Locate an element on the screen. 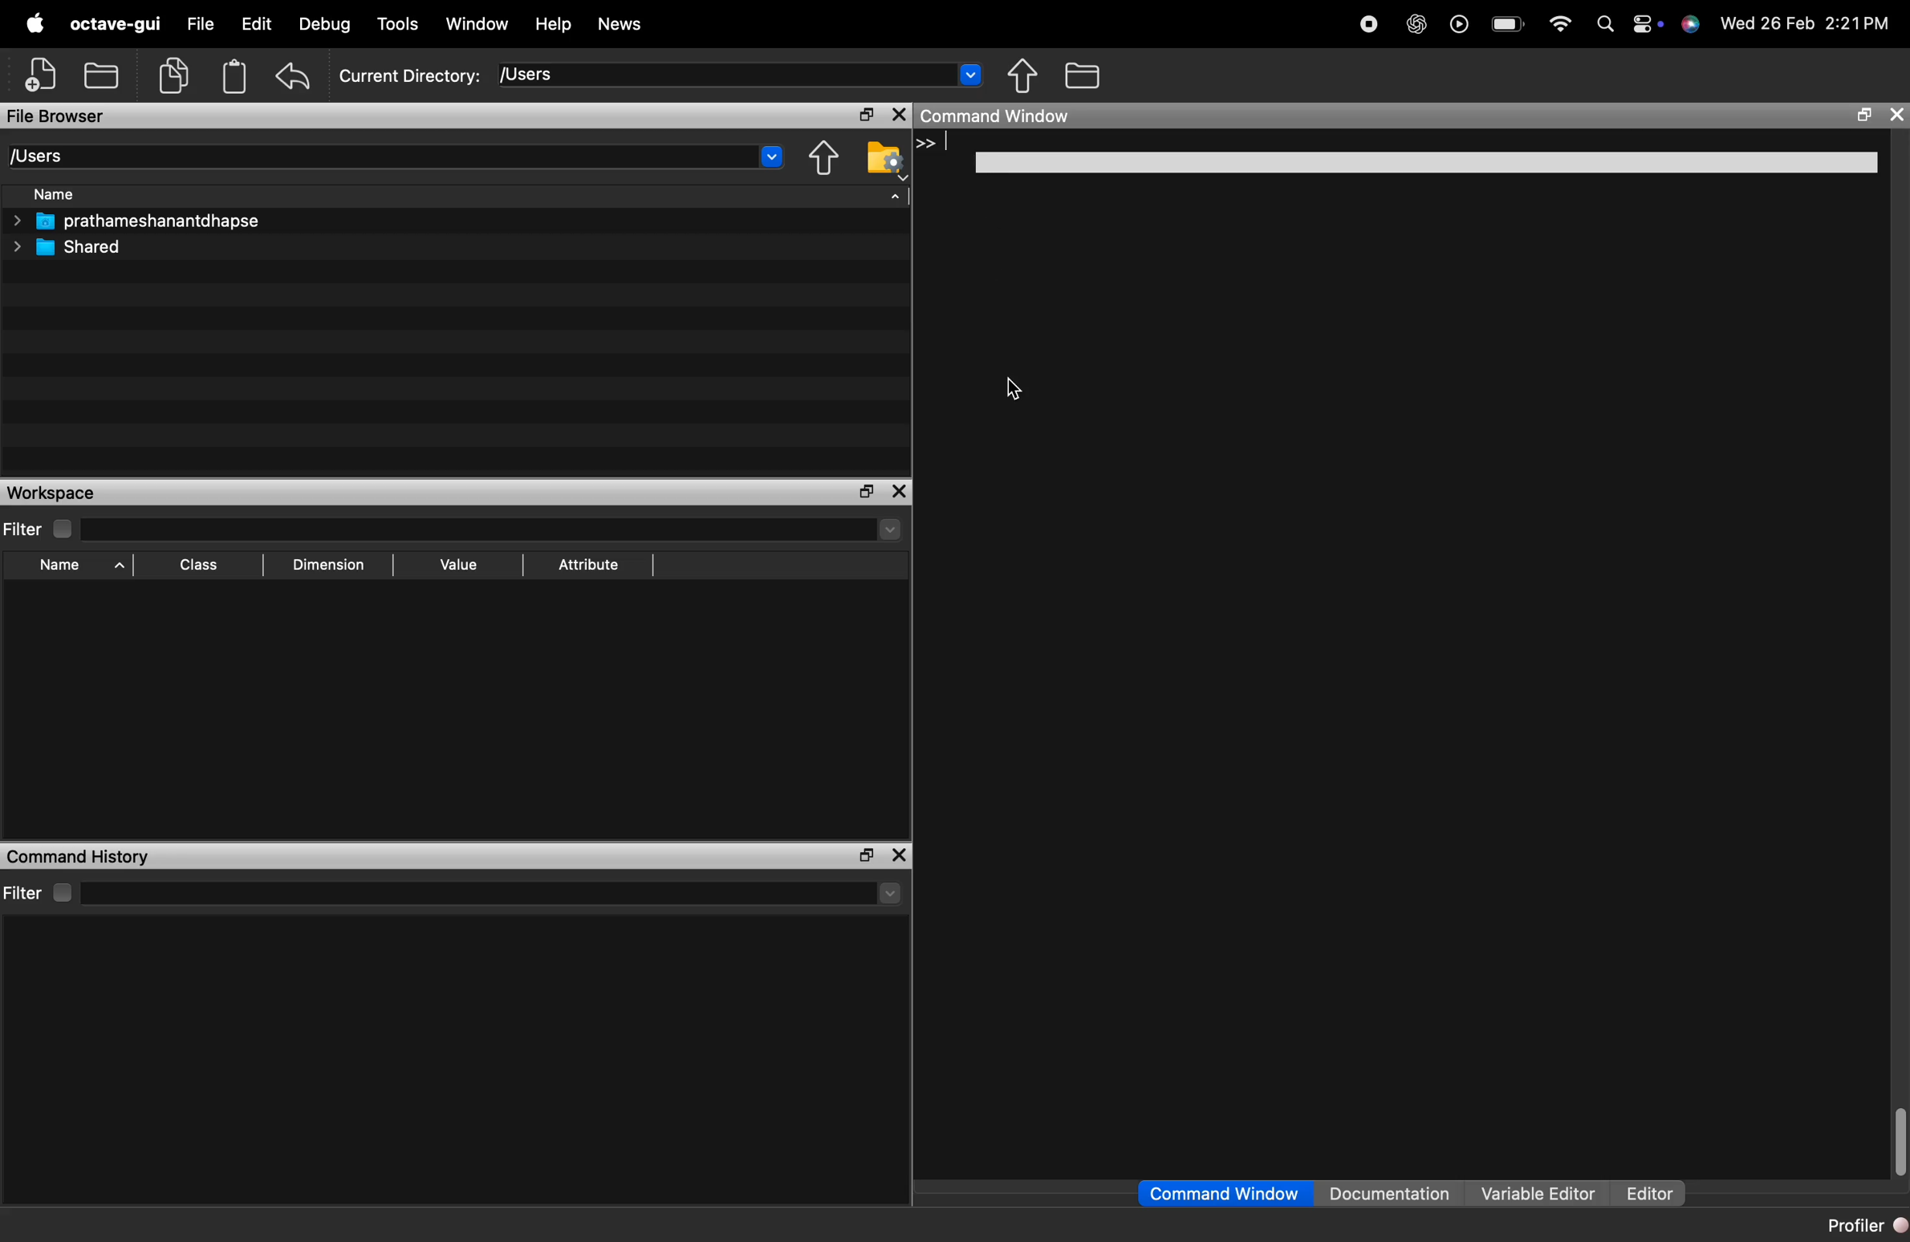  Name is located at coordinates (51, 193).